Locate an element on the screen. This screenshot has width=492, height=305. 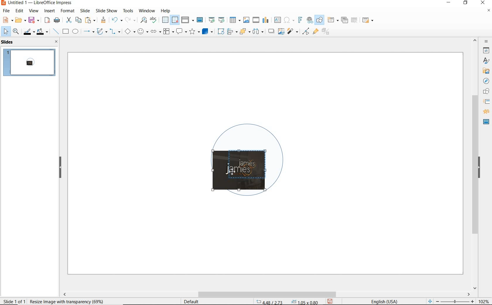
arrange is located at coordinates (244, 31).